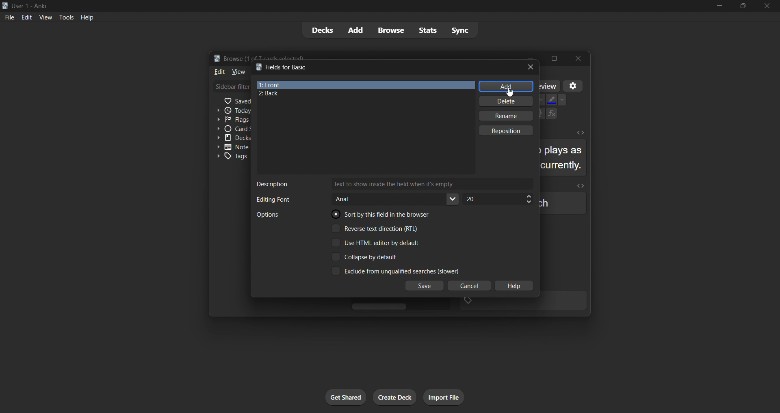 This screenshot has width=780, height=413. Describe the element at coordinates (509, 131) in the screenshot. I see `reposition field` at that location.